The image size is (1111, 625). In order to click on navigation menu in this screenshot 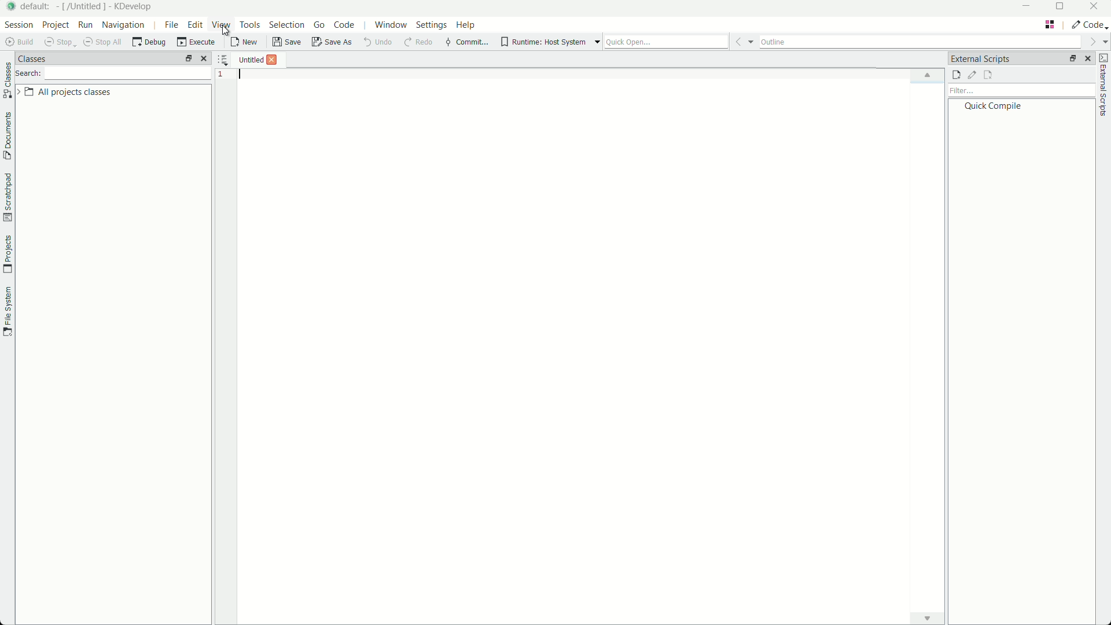, I will do `click(122, 25)`.